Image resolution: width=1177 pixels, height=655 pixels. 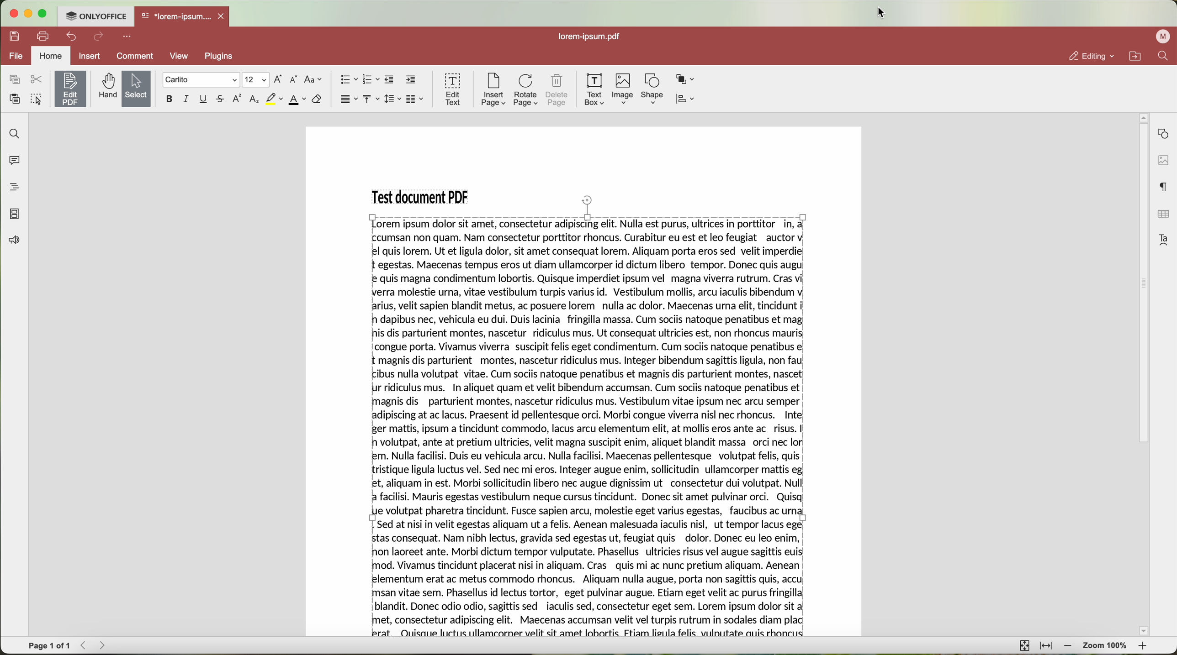 What do you see at coordinates (181, 57) in the screenshot?
I see `View` at bounding box center [181, 57].